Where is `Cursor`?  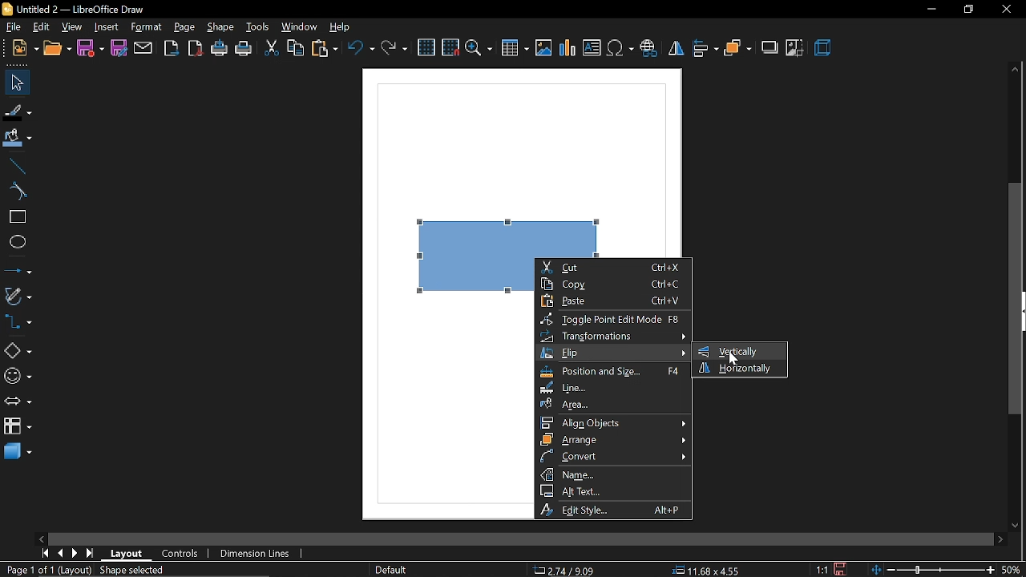
Cursor is located at coordinates (733, 358).